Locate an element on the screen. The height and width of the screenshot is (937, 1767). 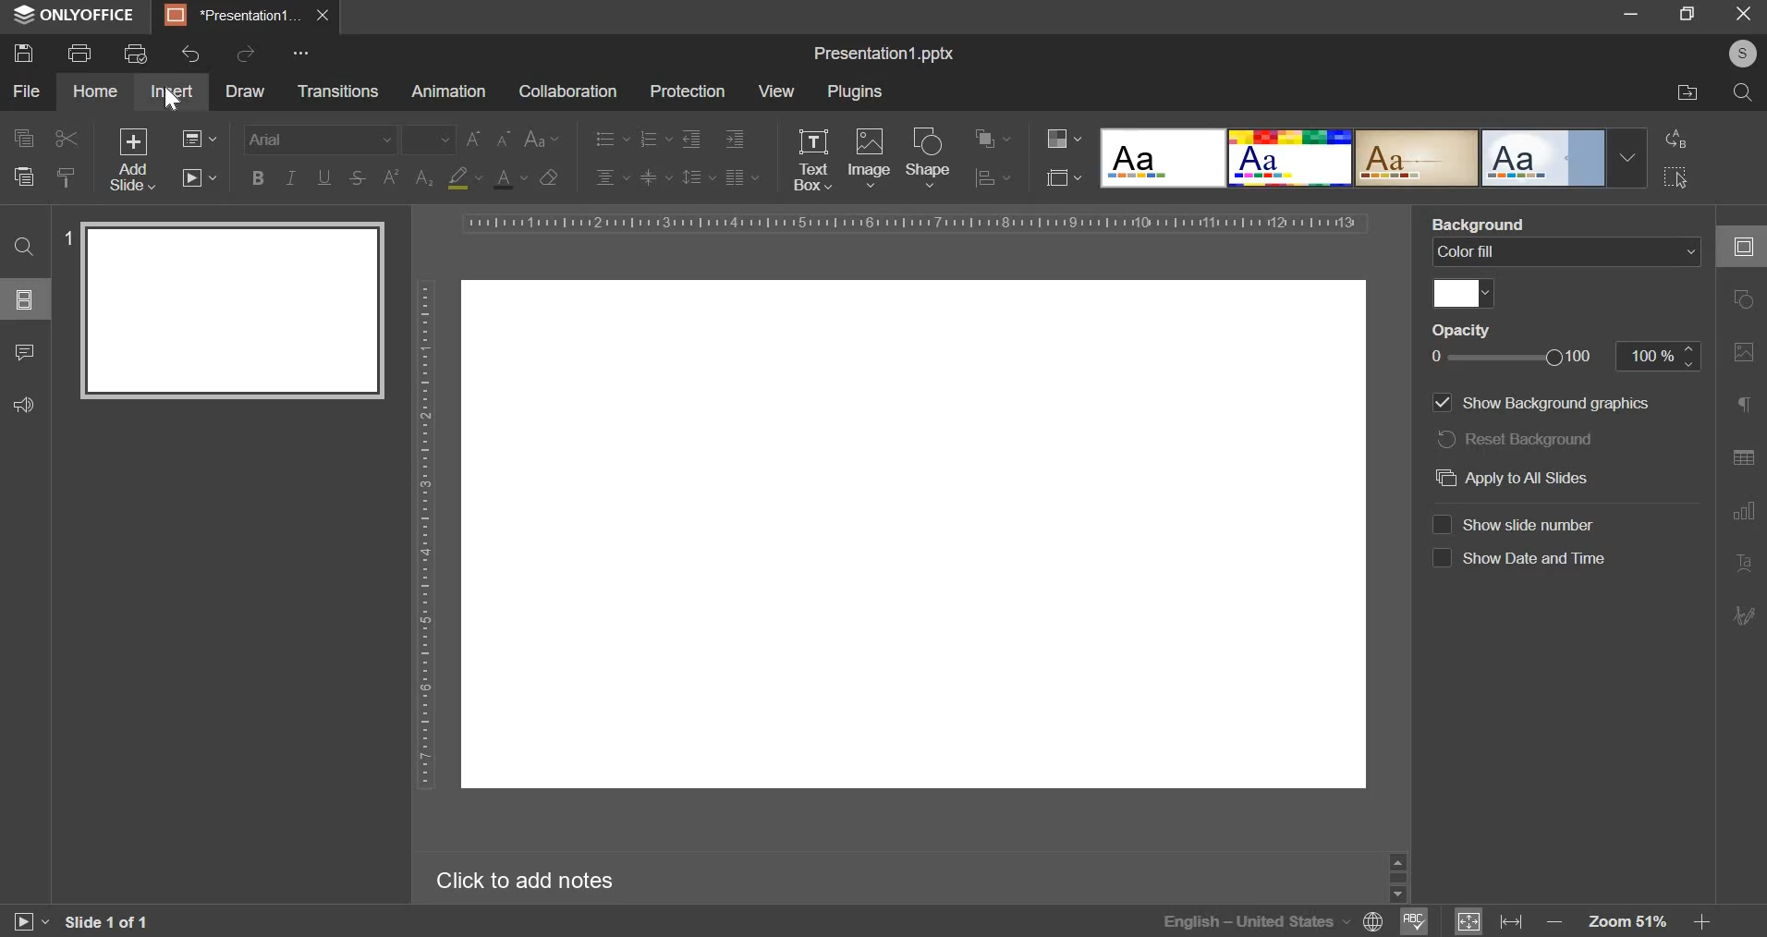
check box is located at coordinates (1442, 560).